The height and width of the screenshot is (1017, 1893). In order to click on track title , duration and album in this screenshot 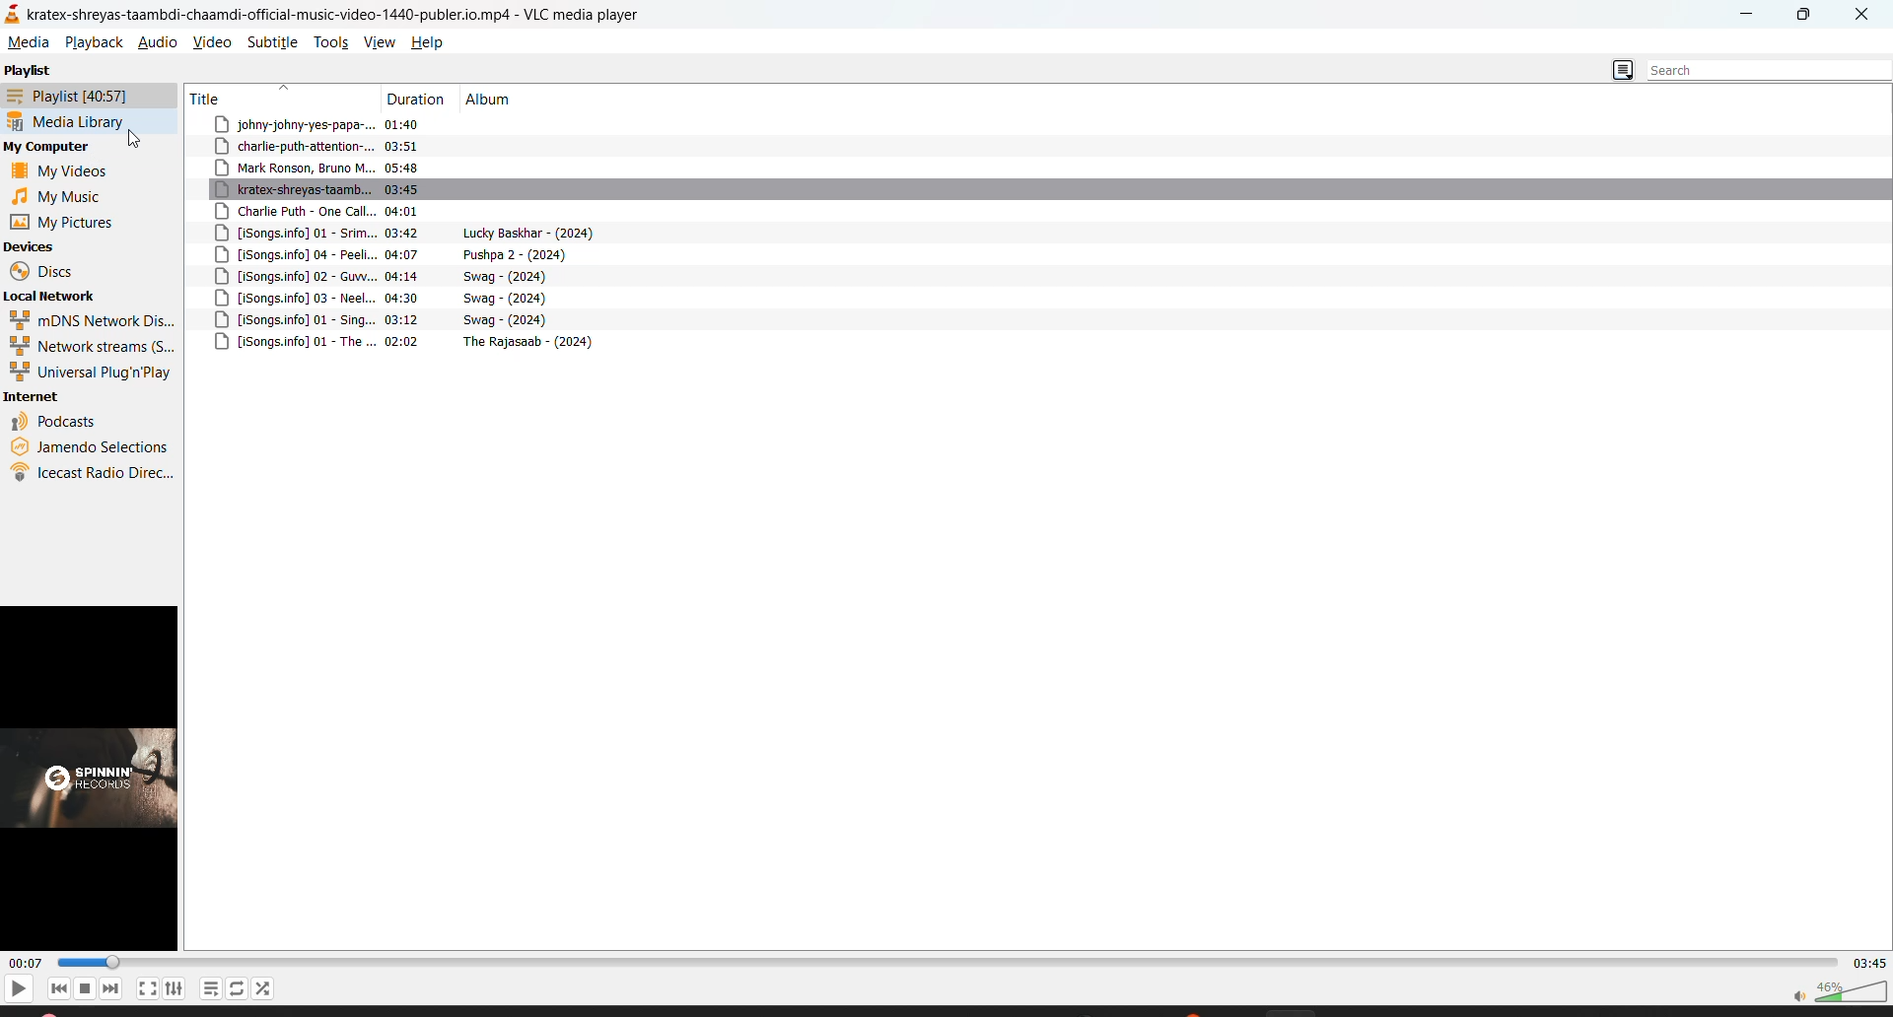, I will do `click(396, 168)`.